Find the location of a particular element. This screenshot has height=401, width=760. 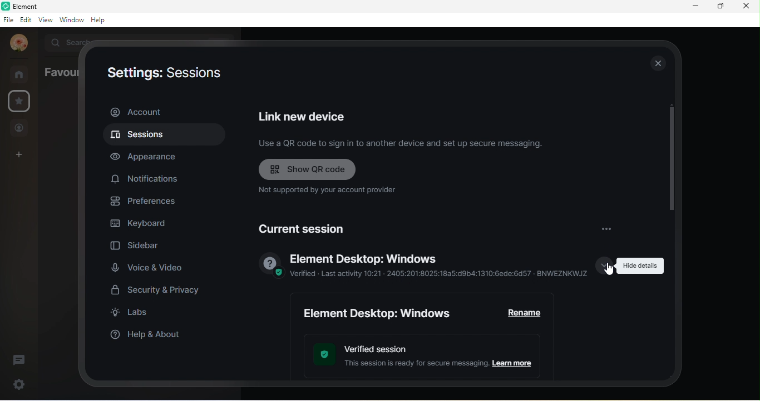

notification is located at coordinates (147, 178).